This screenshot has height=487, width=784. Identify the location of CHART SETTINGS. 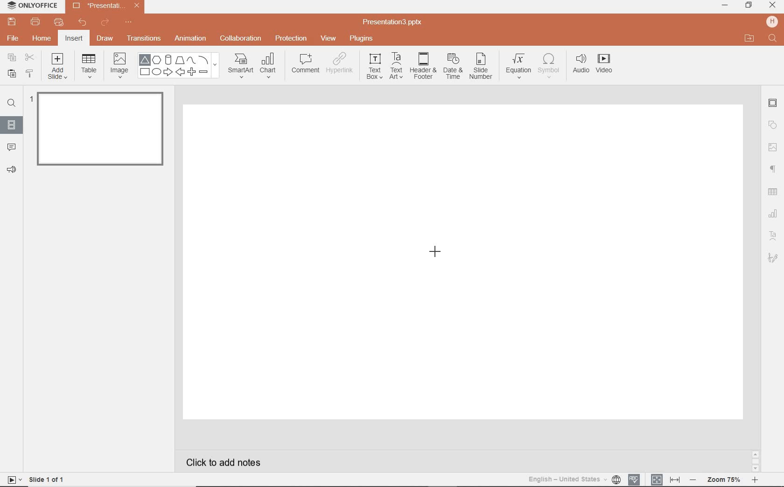
(773, 213).